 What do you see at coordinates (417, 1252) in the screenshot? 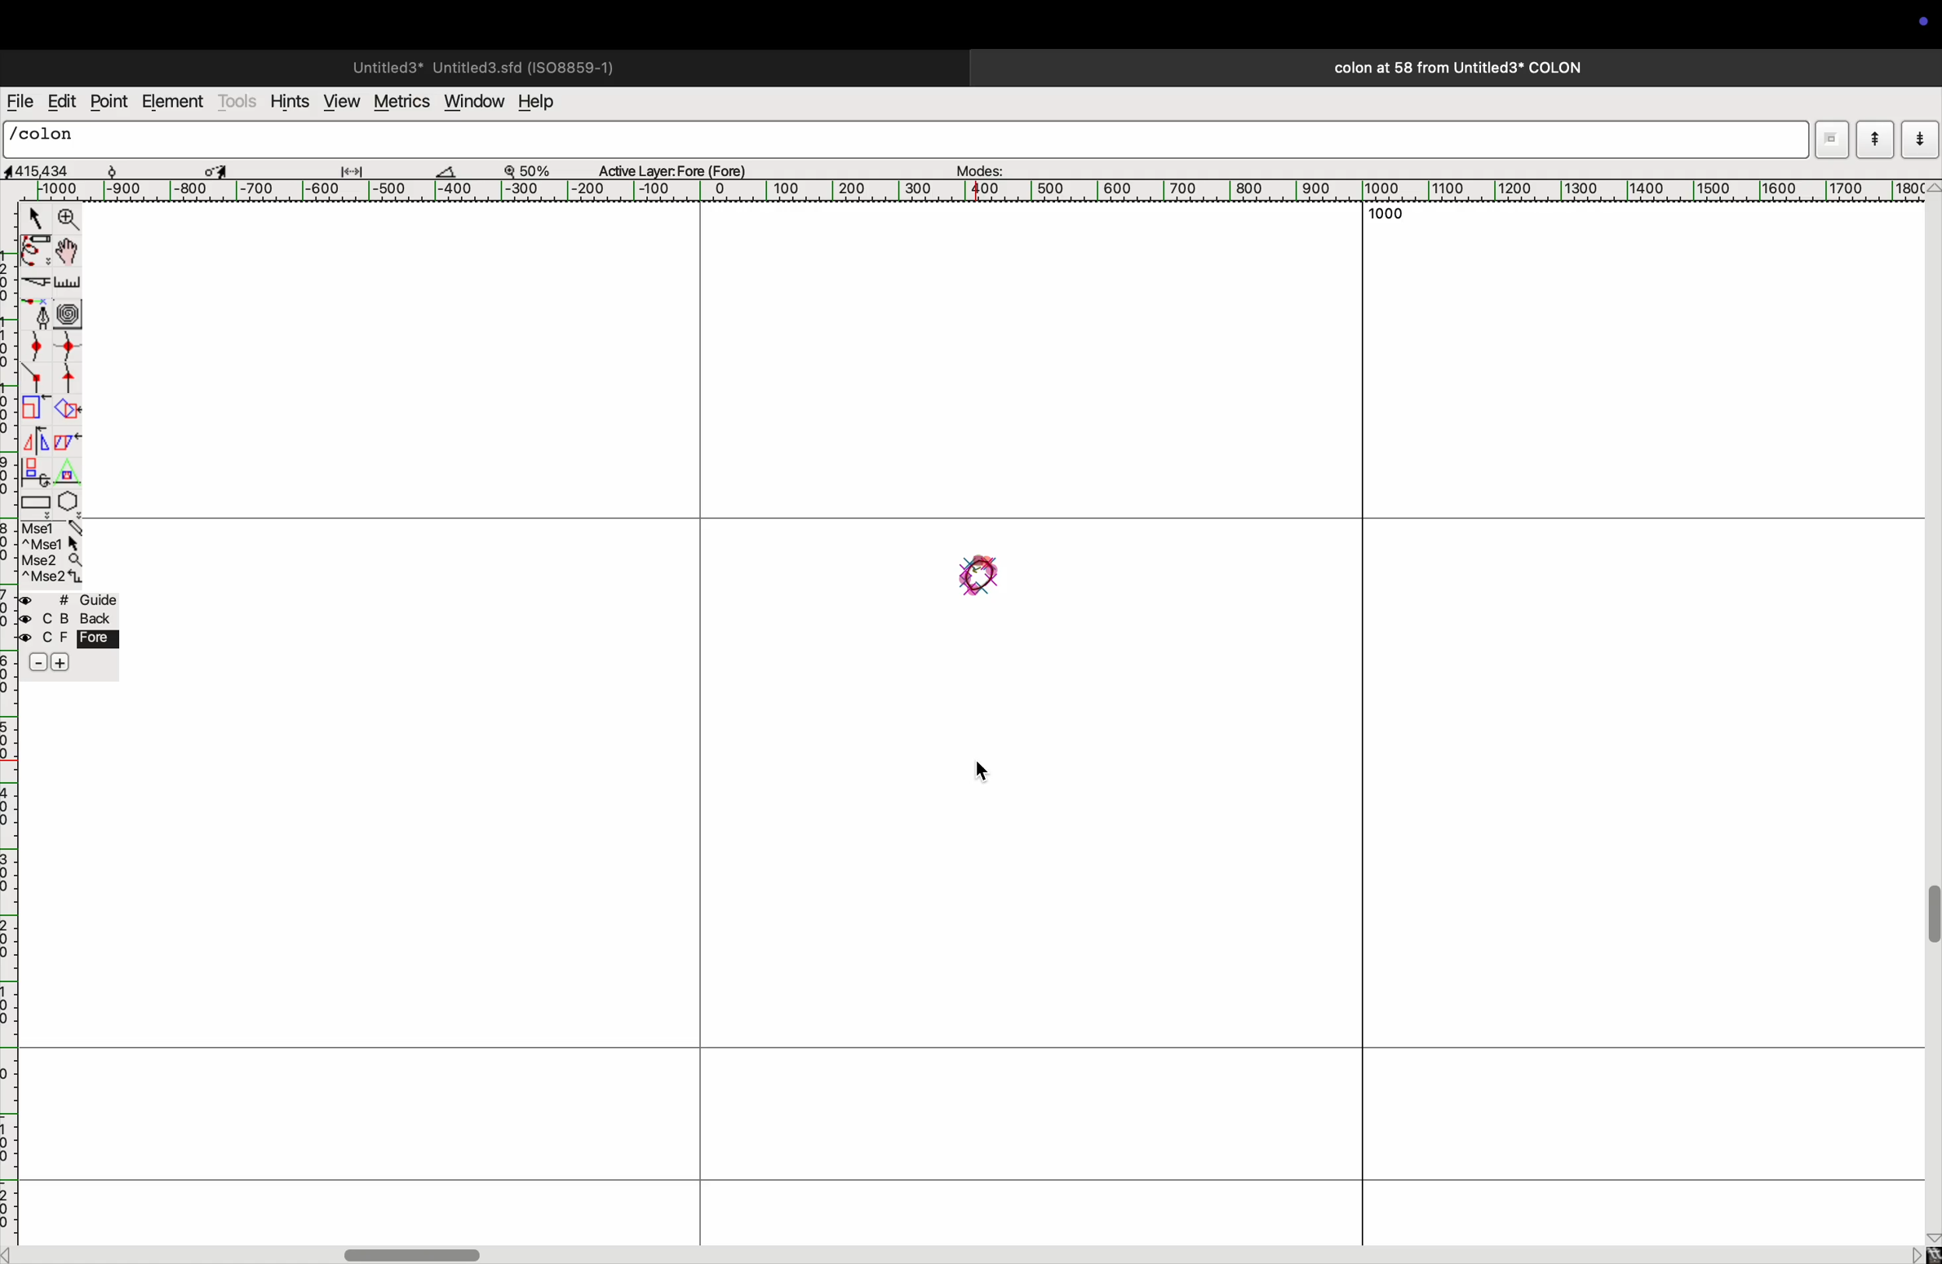
I see `toggle` at bounding box center [417, 1252].